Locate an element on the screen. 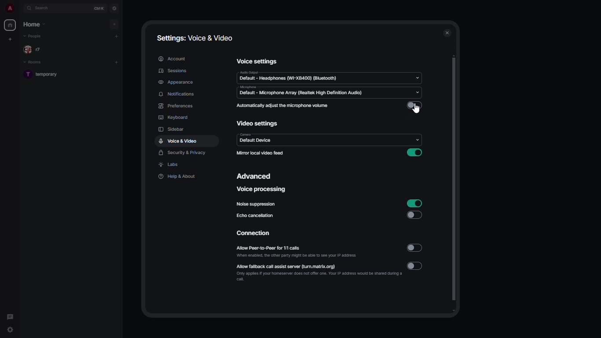  settings: voice & video is located at coordinates (195, 38).